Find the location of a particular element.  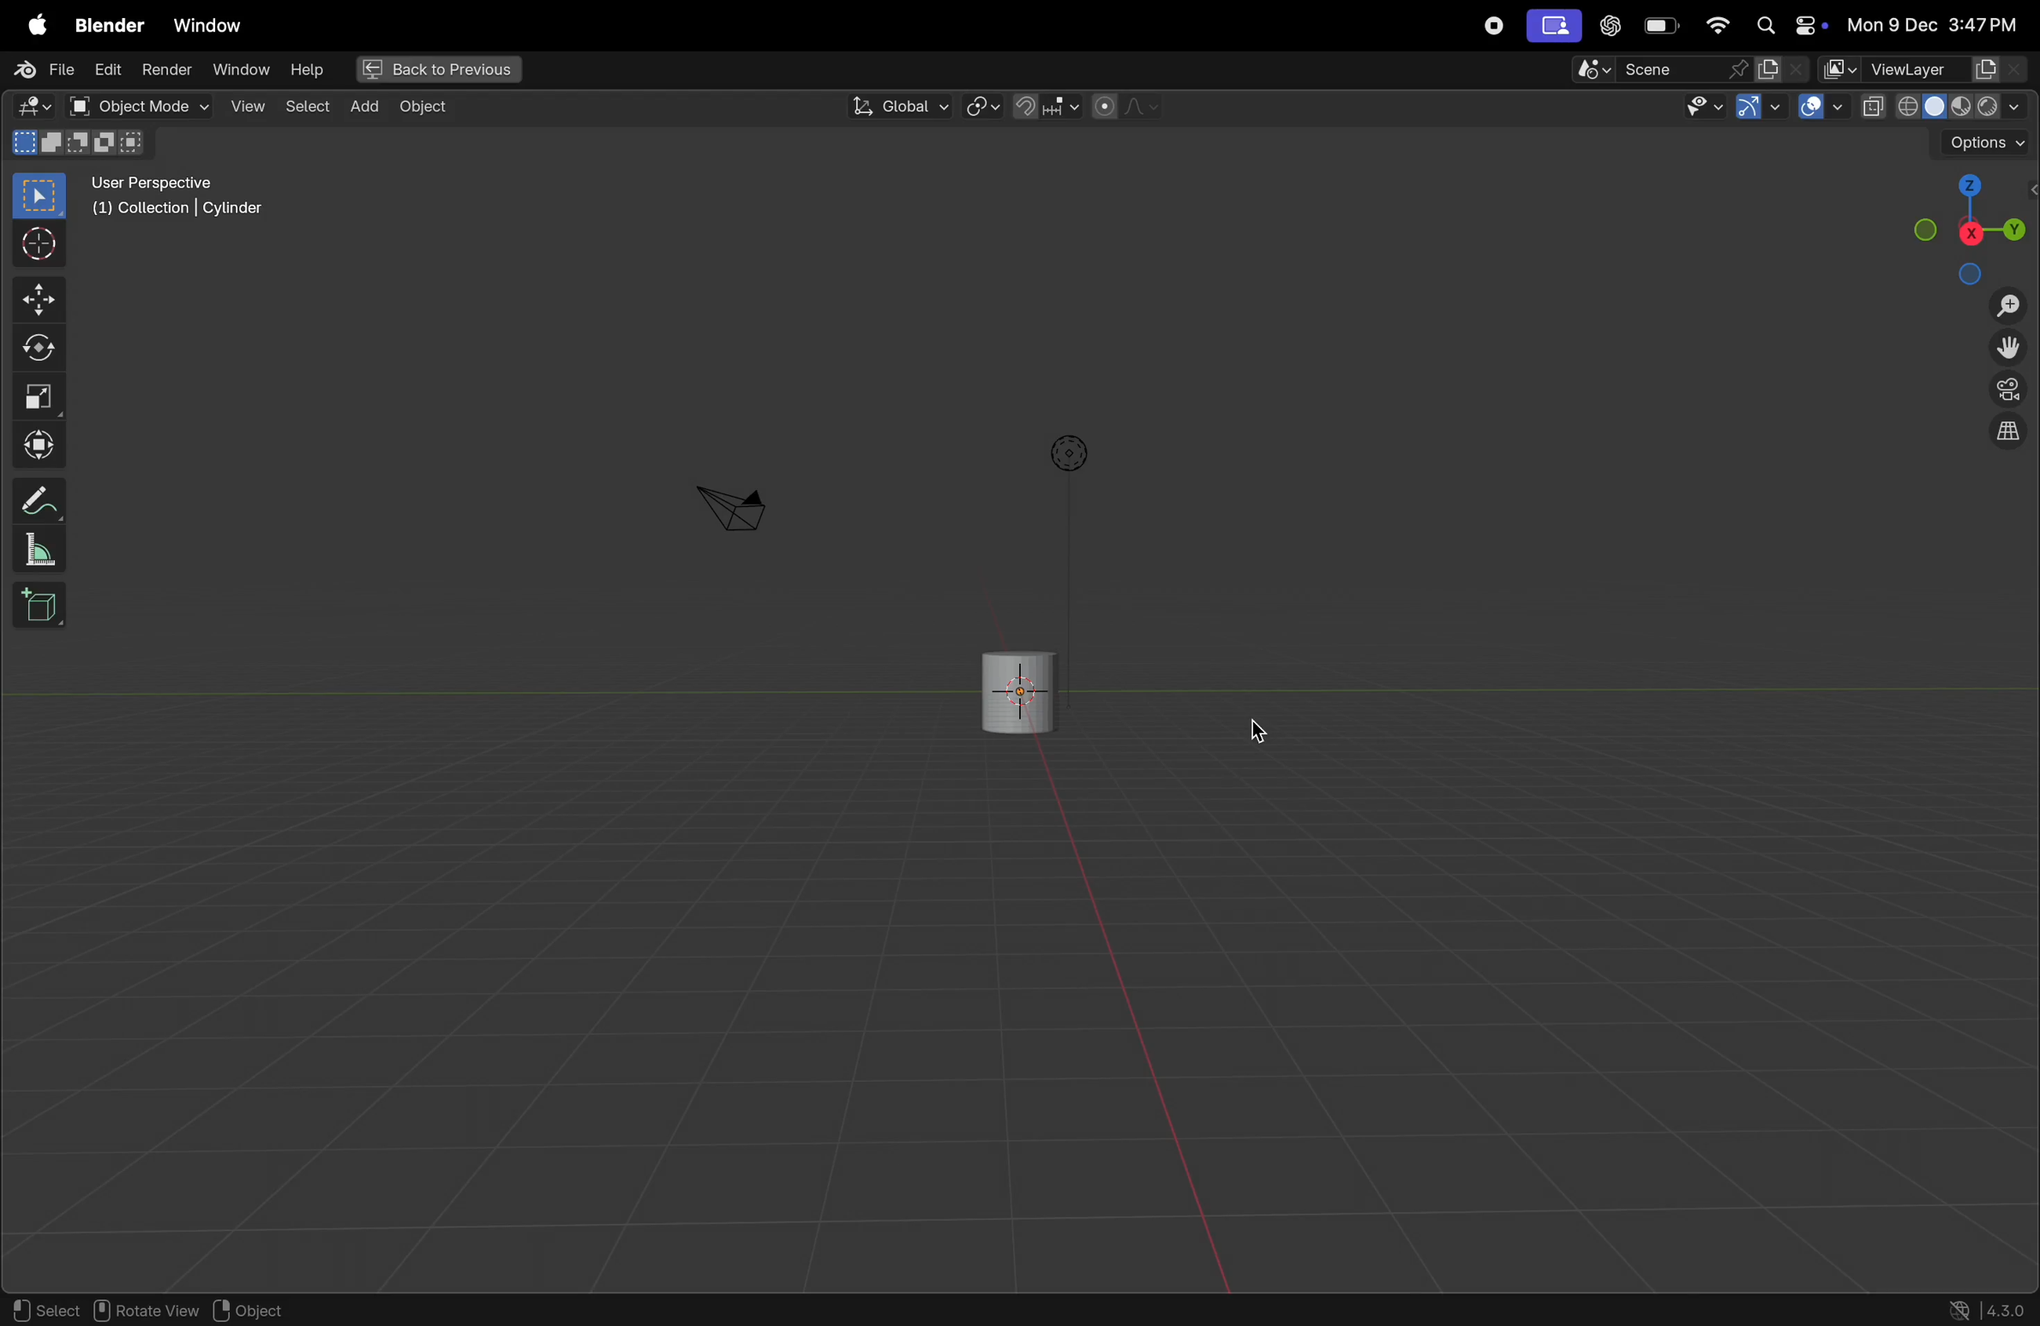

select is located at coordinates (307, 107).